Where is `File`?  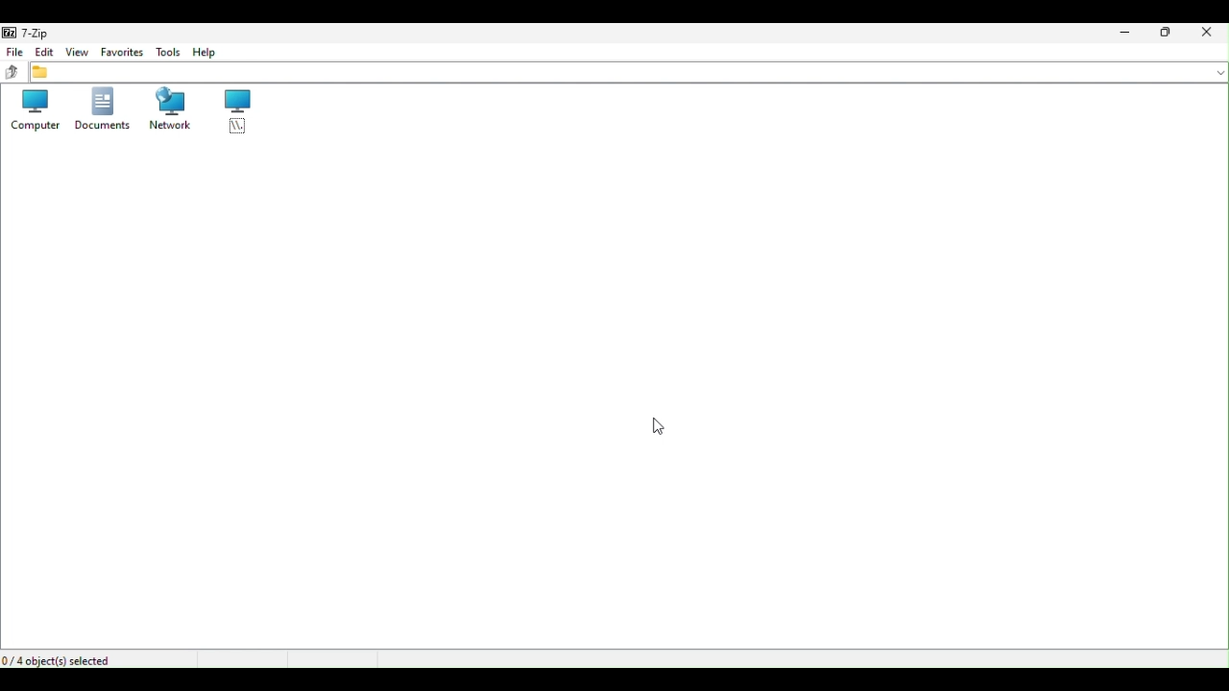
File is located at coordinates (14, 51).